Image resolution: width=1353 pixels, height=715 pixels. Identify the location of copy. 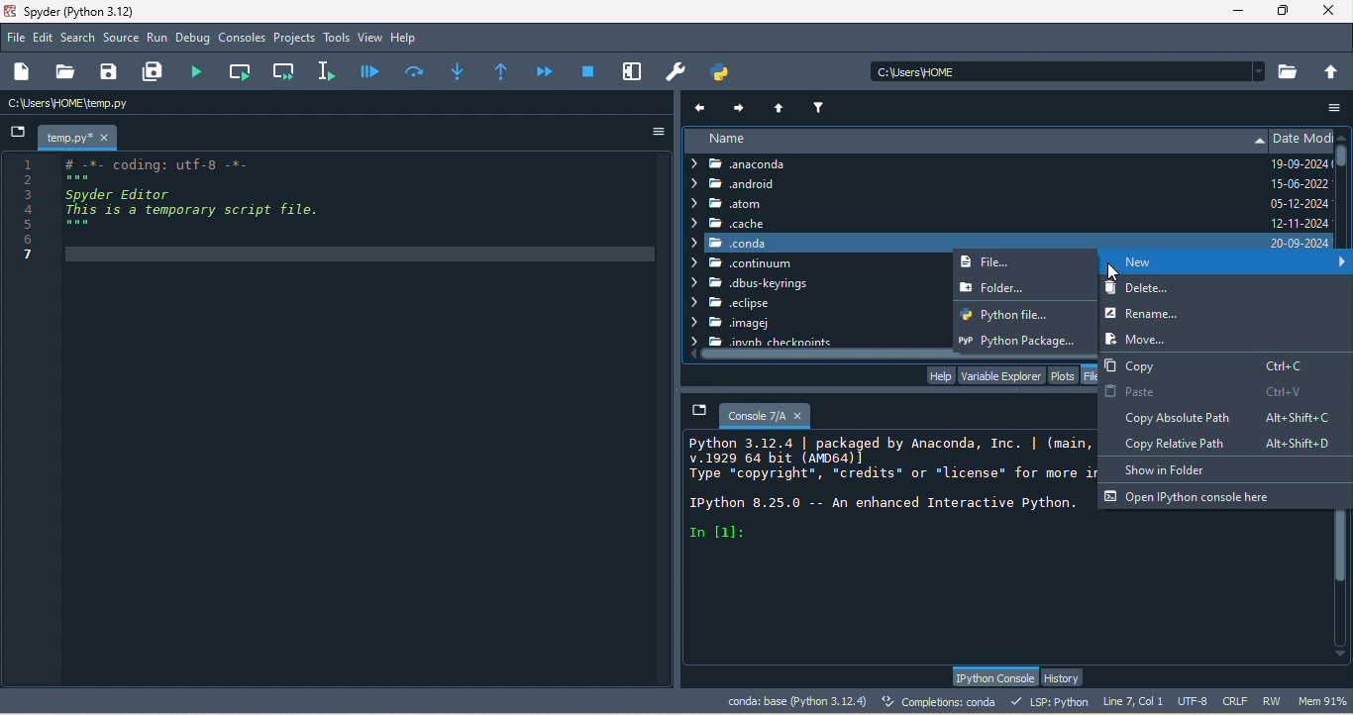
(1208, 363).